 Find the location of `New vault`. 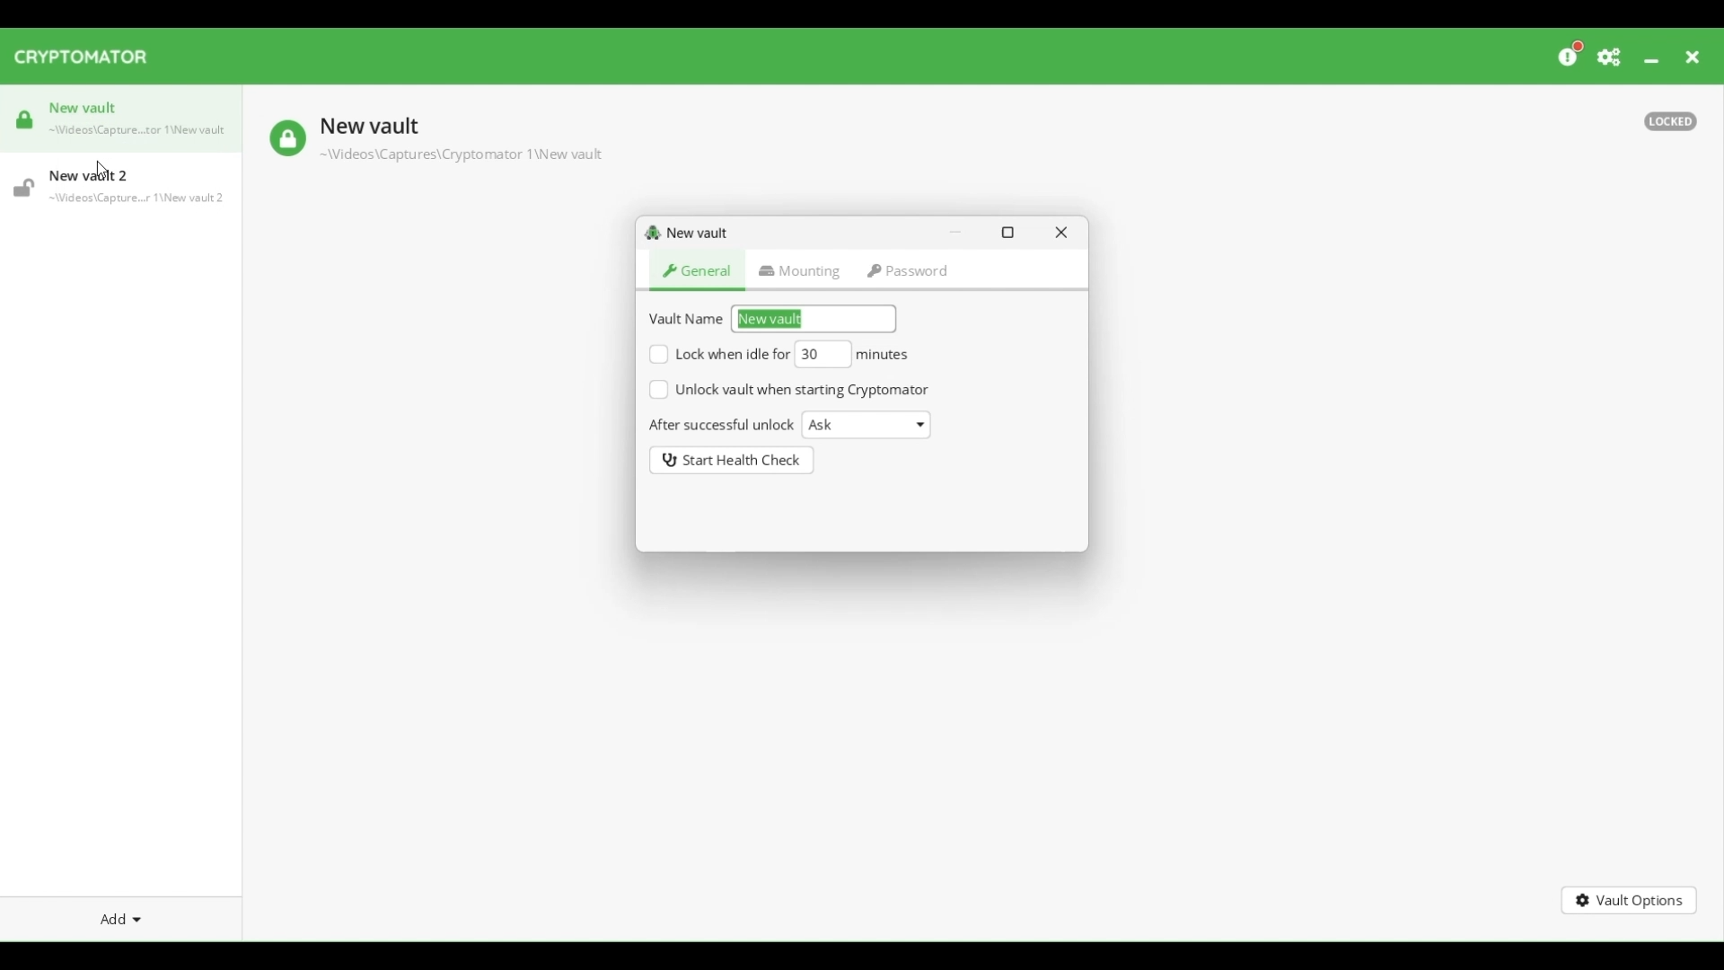

New vault is located at coordinates (693, 235).